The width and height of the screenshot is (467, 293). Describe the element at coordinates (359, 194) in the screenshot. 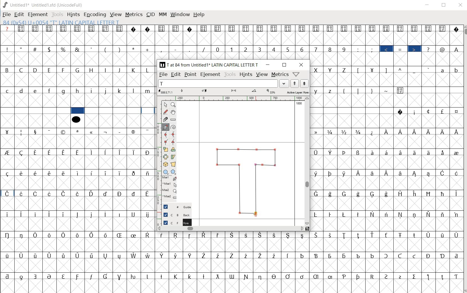

I see `Symbol` at that location.